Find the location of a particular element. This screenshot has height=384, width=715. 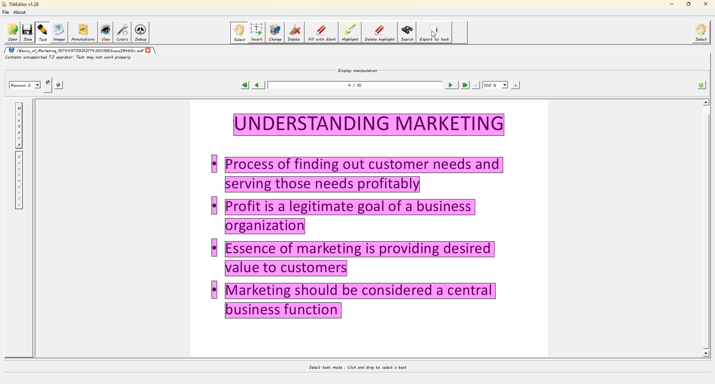

close is located at coordinates (148, 50).